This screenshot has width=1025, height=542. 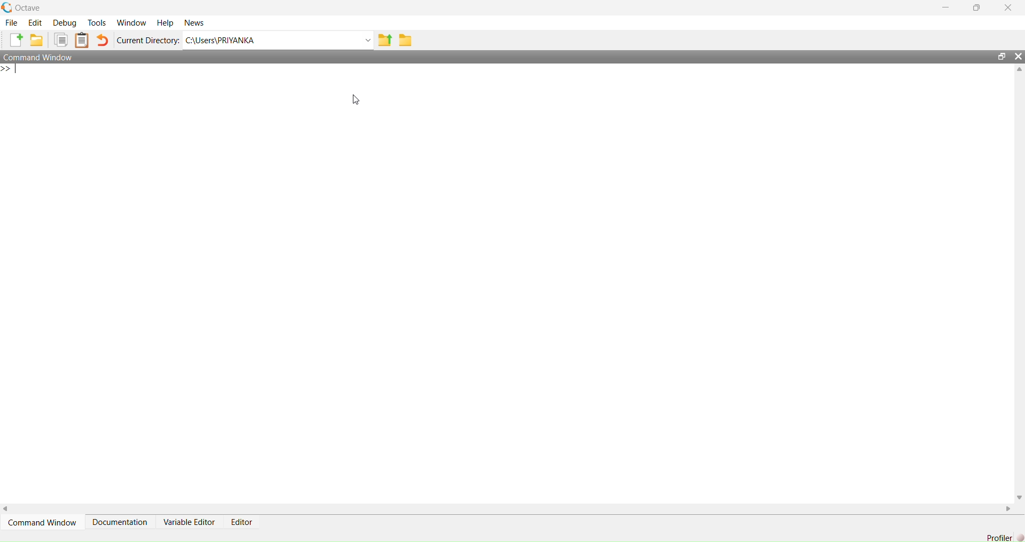 What do you see at coordinates (1010, 508) in the screenshot?
I see `Right` at bounding box center [1010, 508].